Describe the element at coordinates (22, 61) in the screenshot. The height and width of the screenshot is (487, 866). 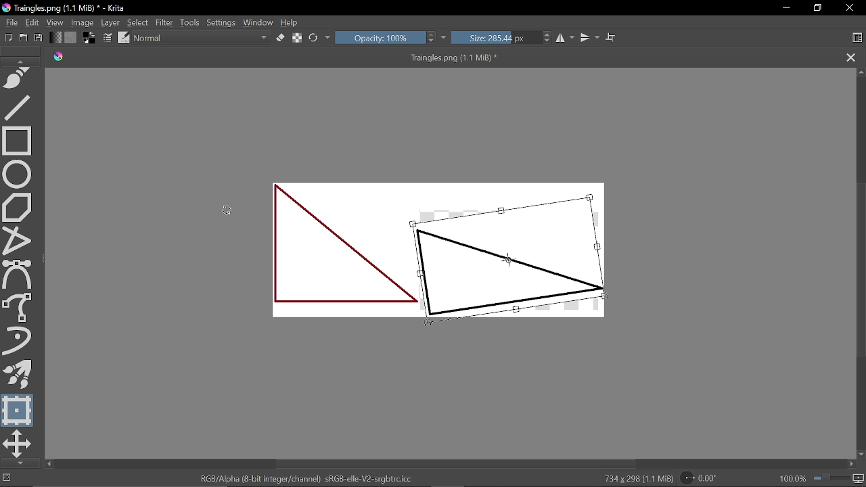
I see `Move up in tools` at that location.